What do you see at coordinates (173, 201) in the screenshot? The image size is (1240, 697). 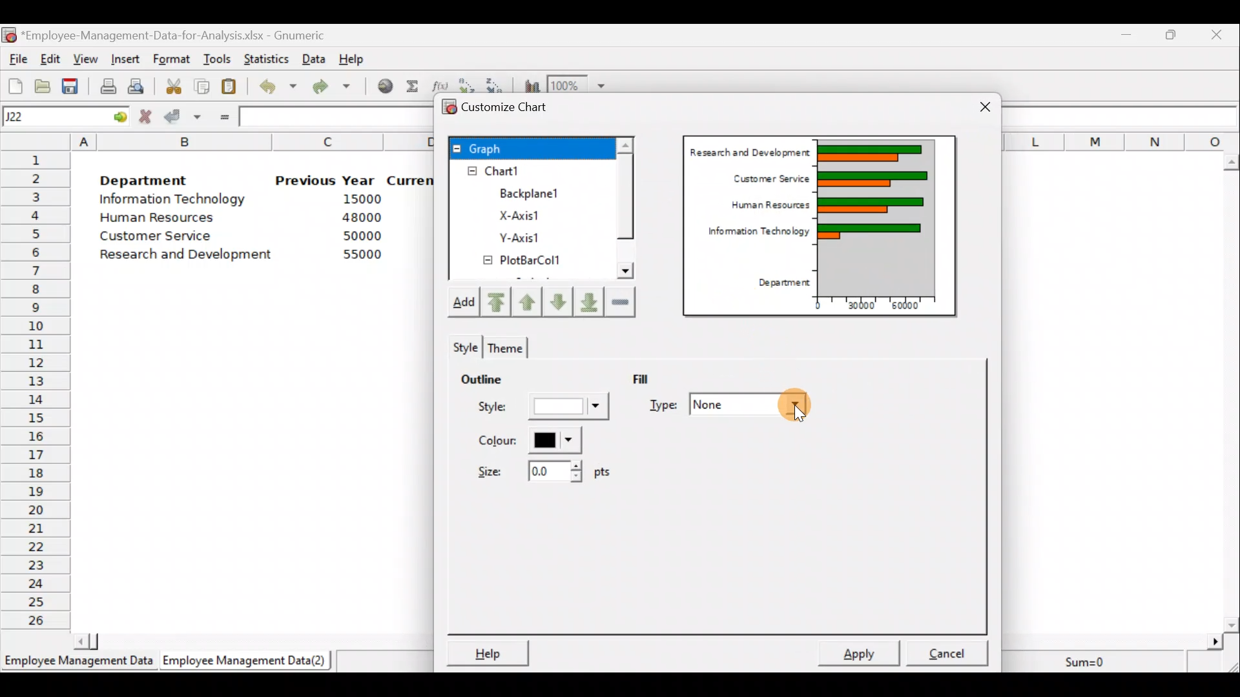 I see `Information Technology` at bounding box center [173, 201].